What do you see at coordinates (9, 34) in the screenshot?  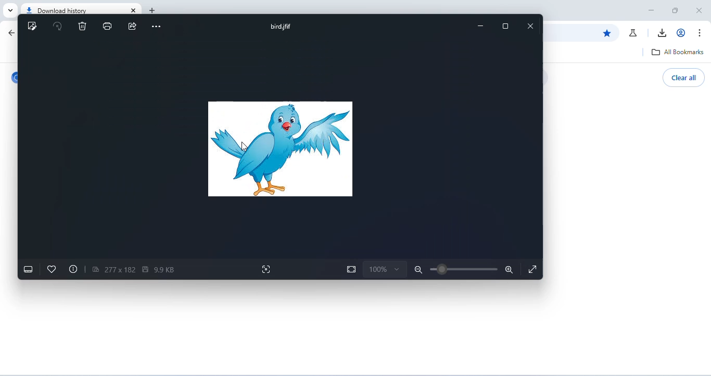 I see `go back` at bounding box center [9, 34].